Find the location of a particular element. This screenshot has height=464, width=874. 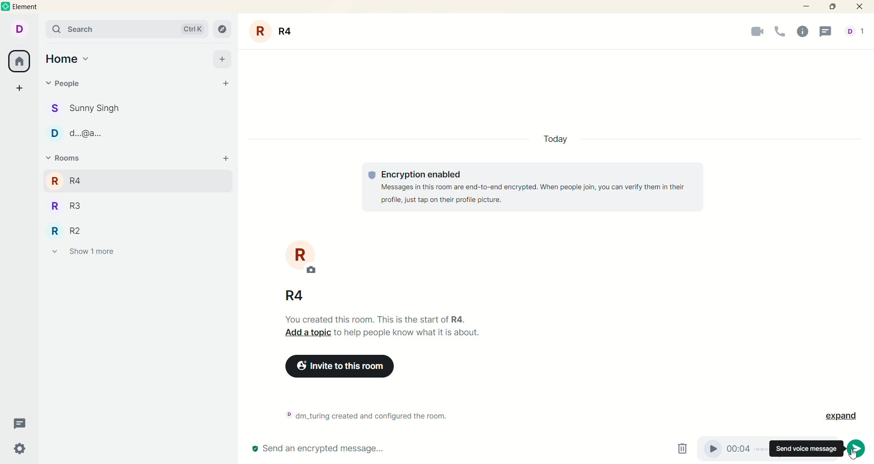

voice call is located at coordinates (780, 32).